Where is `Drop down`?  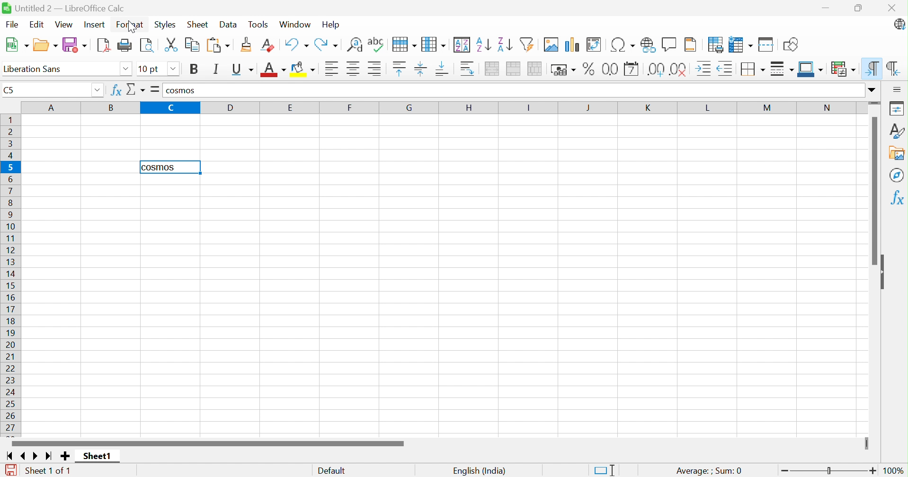
Drop down is located at coordinates (126, 69).